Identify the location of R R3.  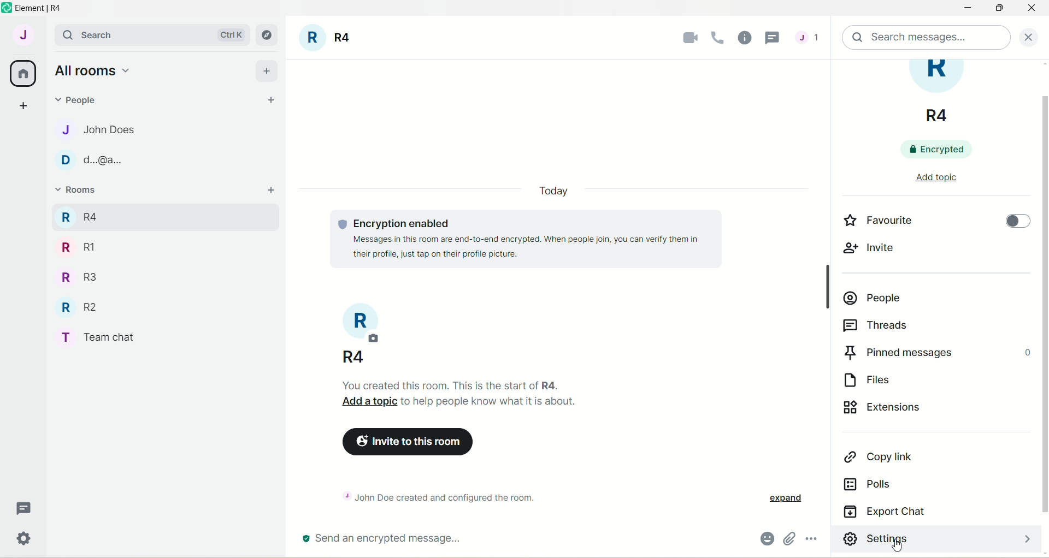
(76, 276).